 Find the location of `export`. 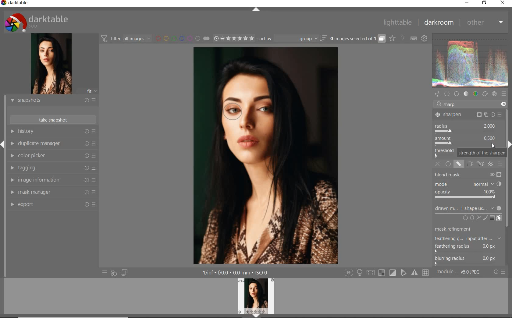

export is located at coordinates (52, 205).